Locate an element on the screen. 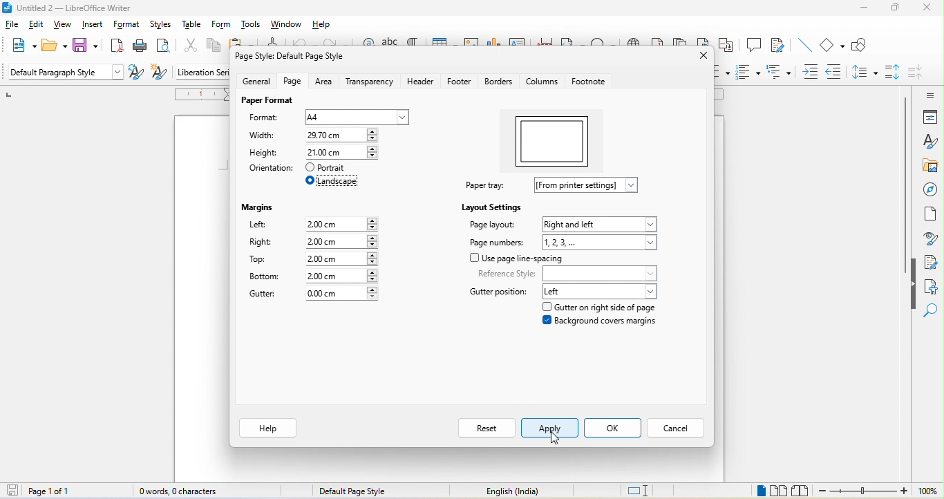 This screenshot has width=944, height=499. book view is located at coordinates (803, 491).